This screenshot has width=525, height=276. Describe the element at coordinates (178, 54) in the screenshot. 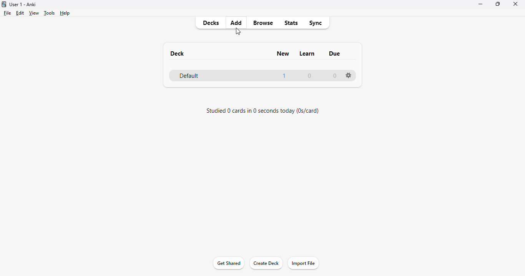

I see `deck` at that location.